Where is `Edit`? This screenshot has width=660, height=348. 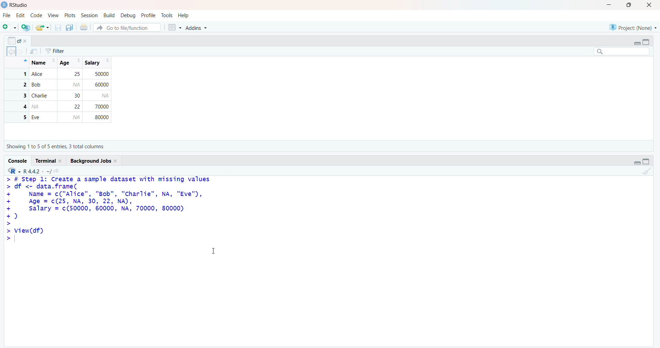 Edit is located at coordinates (20, 16).